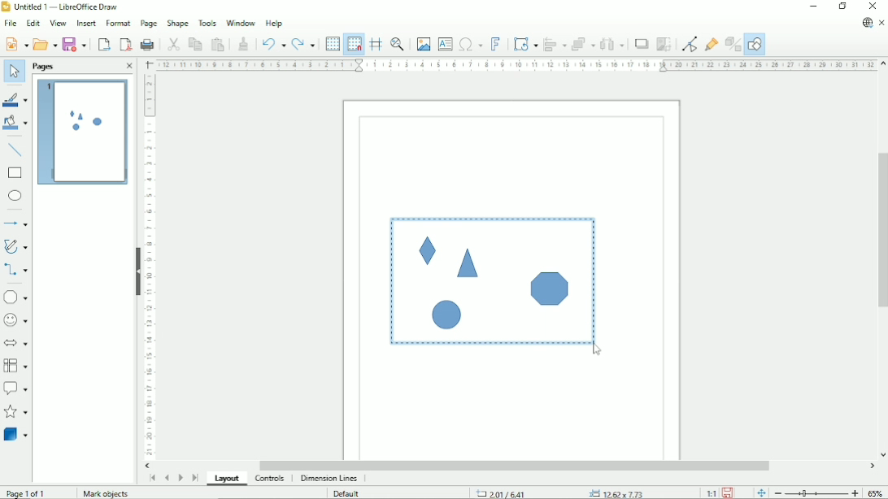 Image resolution: width=888 pixels, height=499 pixels. I want to click on Edit, so click(33, 24).